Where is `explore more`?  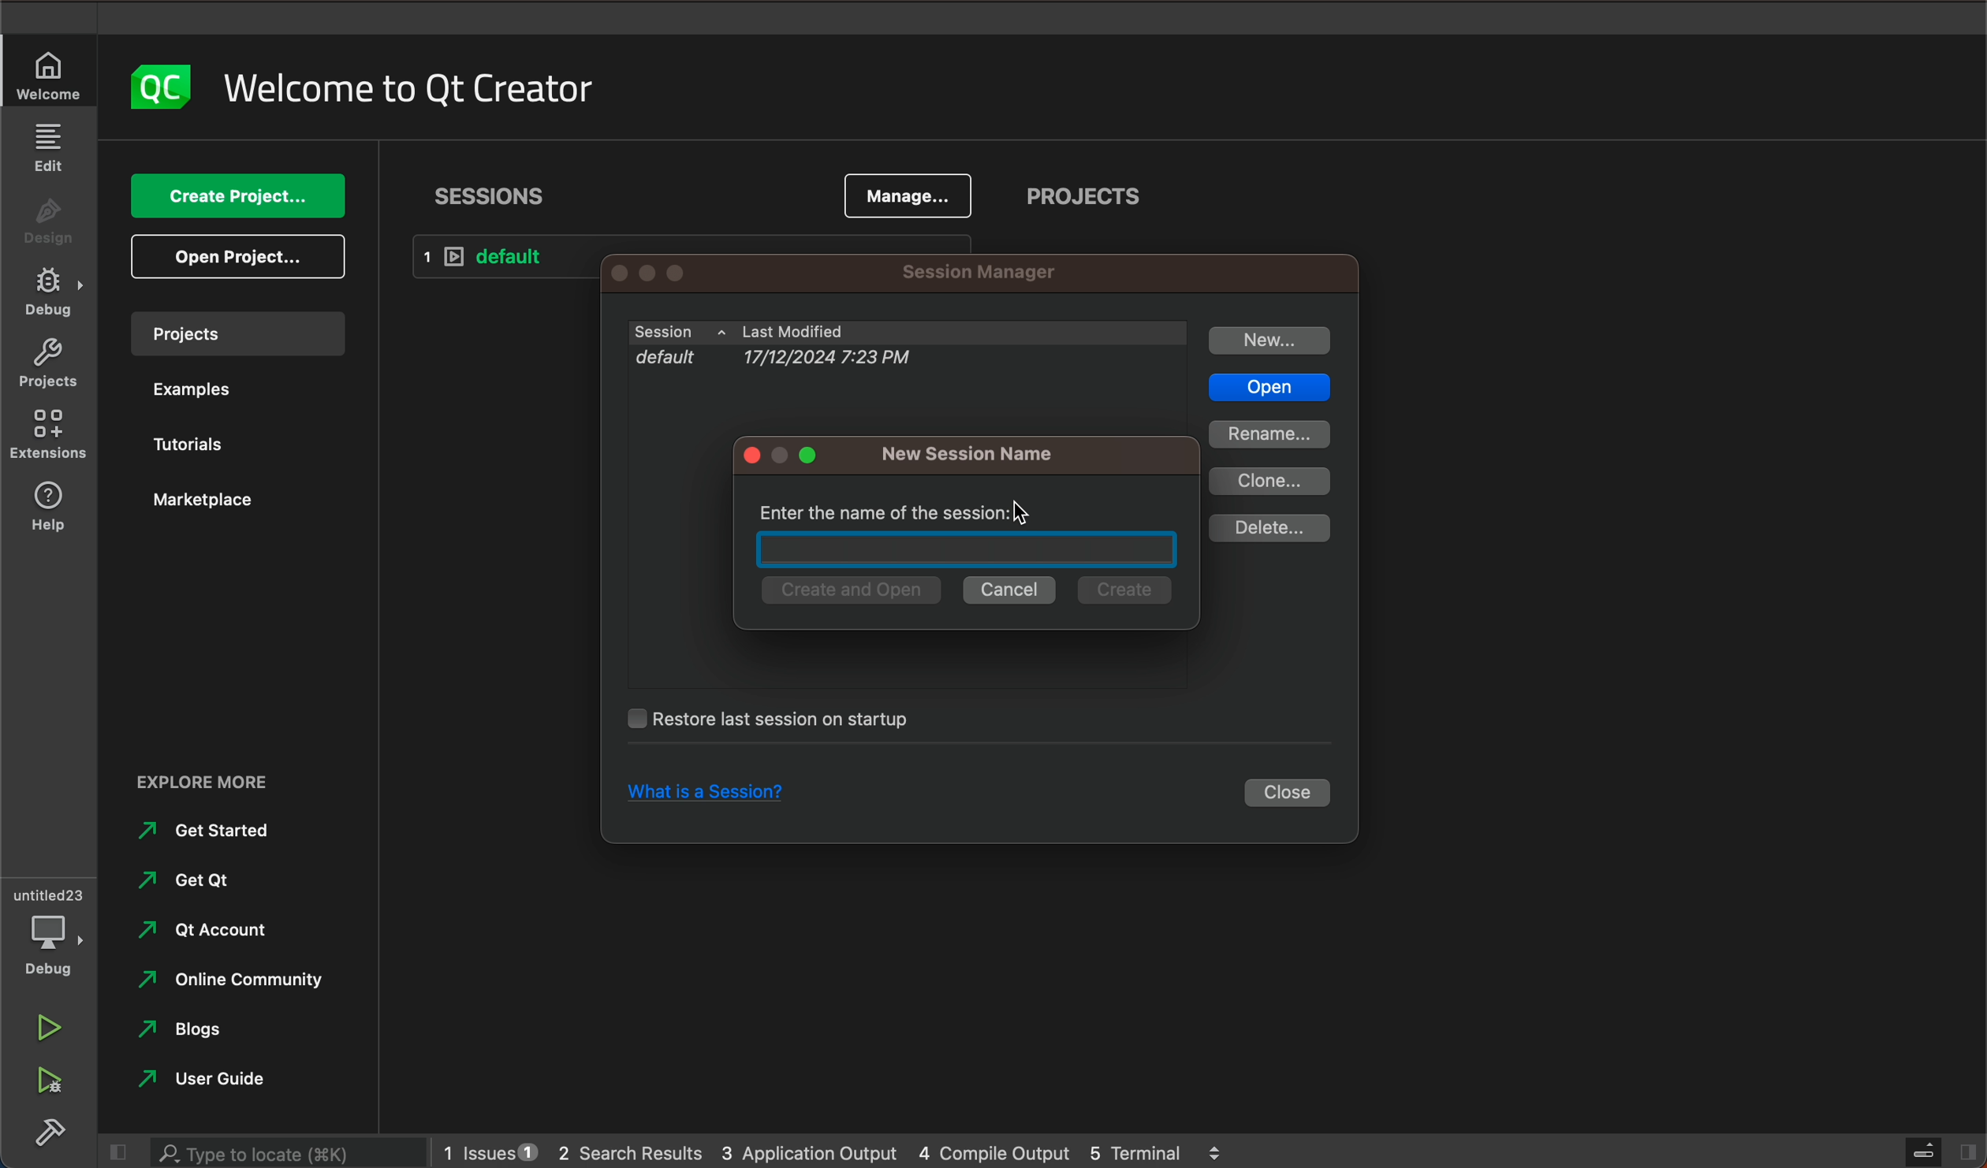 explore more is located at coordinates (234, 771).